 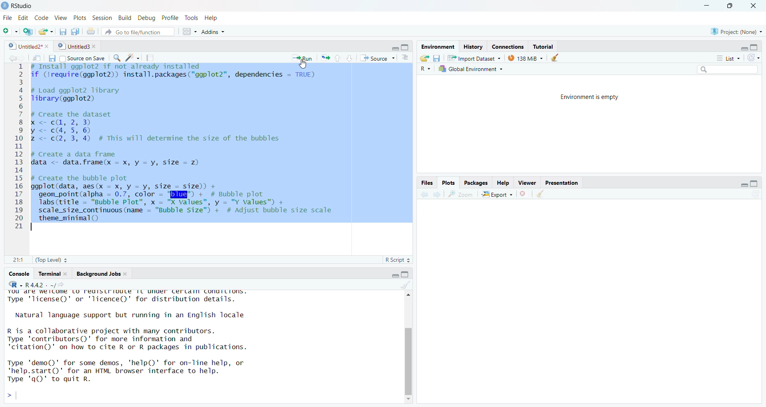 I want to click on workspaces panes, so click(x=188, y=32).